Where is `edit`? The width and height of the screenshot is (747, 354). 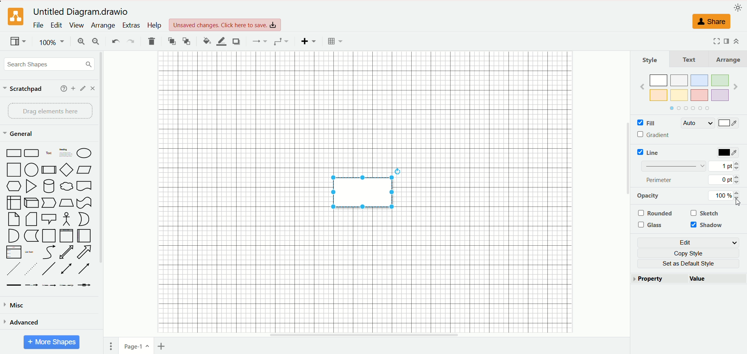
edit is located at coordinates (56, 25).